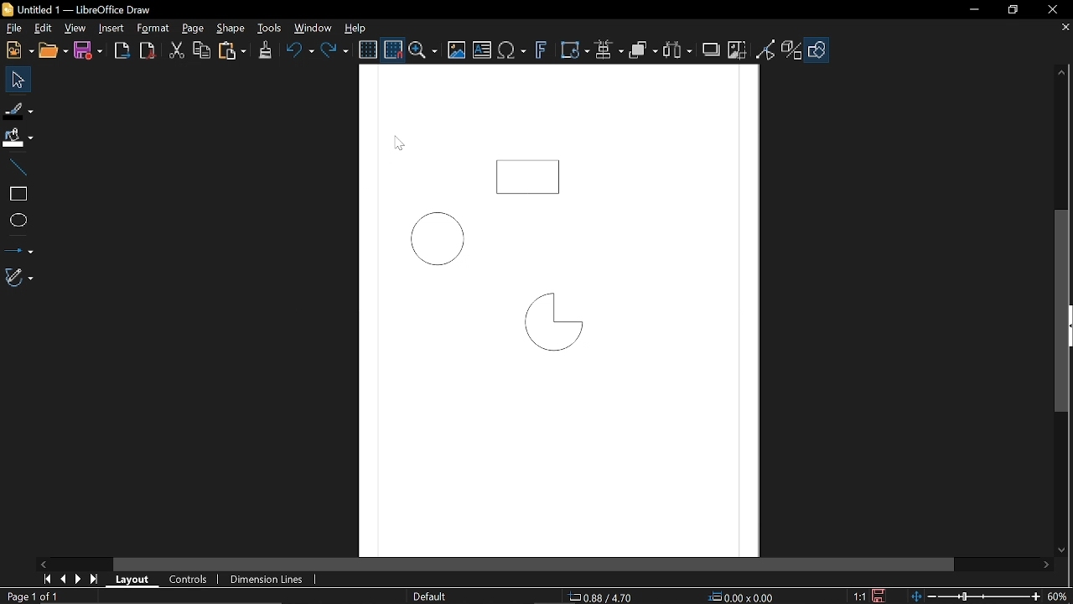  I want to click on Close tab, so click(1064, 29).